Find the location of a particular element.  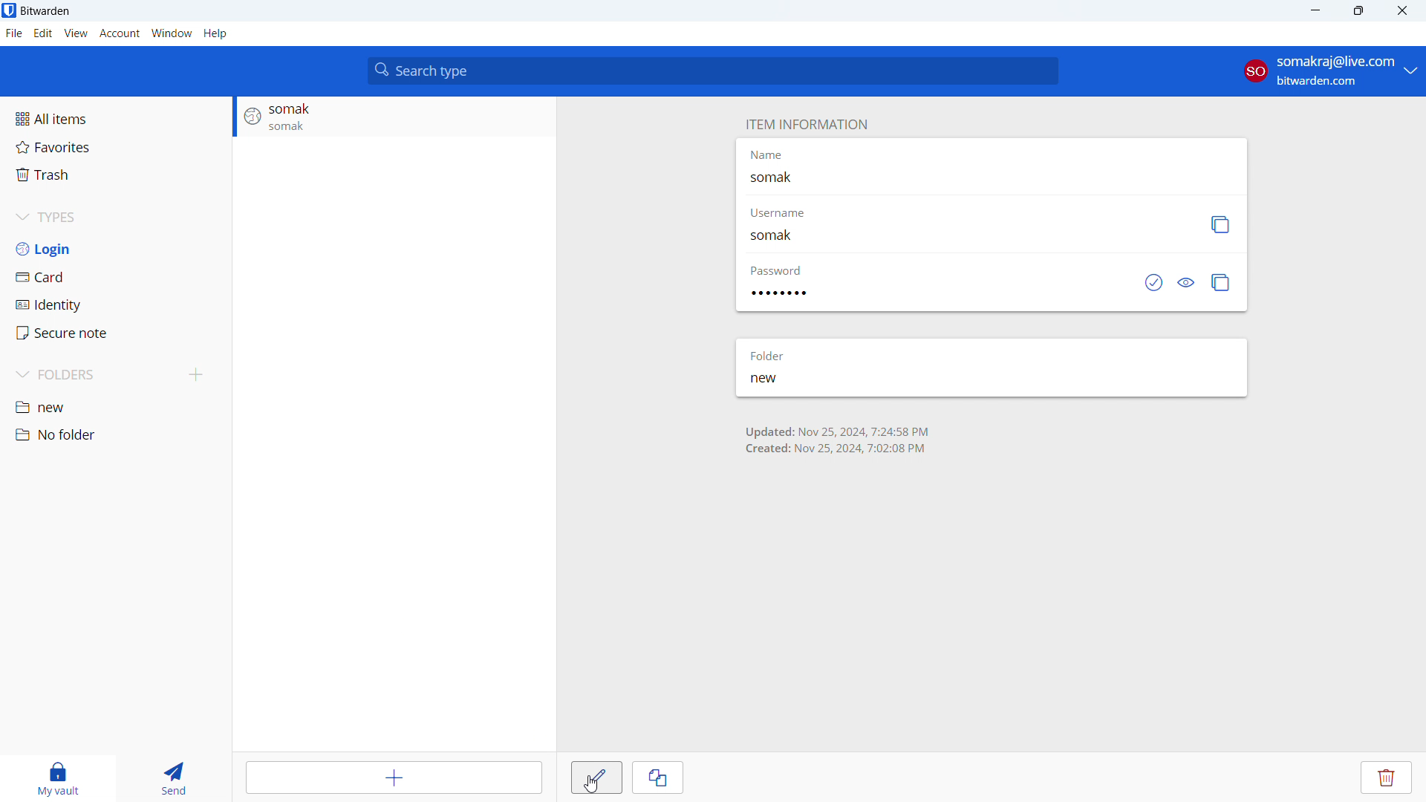

toggle visibility is located at coordinates (1188, 282).